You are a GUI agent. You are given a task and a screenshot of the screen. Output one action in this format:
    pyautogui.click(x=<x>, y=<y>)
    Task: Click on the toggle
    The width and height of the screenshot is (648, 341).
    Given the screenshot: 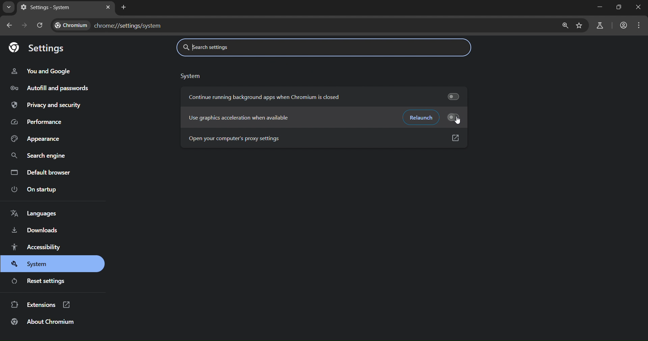 What is the action you would take?
    pyautogui.click(x=454, y=96)
    